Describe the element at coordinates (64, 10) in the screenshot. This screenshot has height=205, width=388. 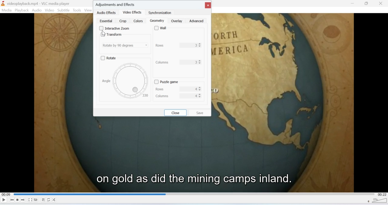
I see `Subtitle` at that location.